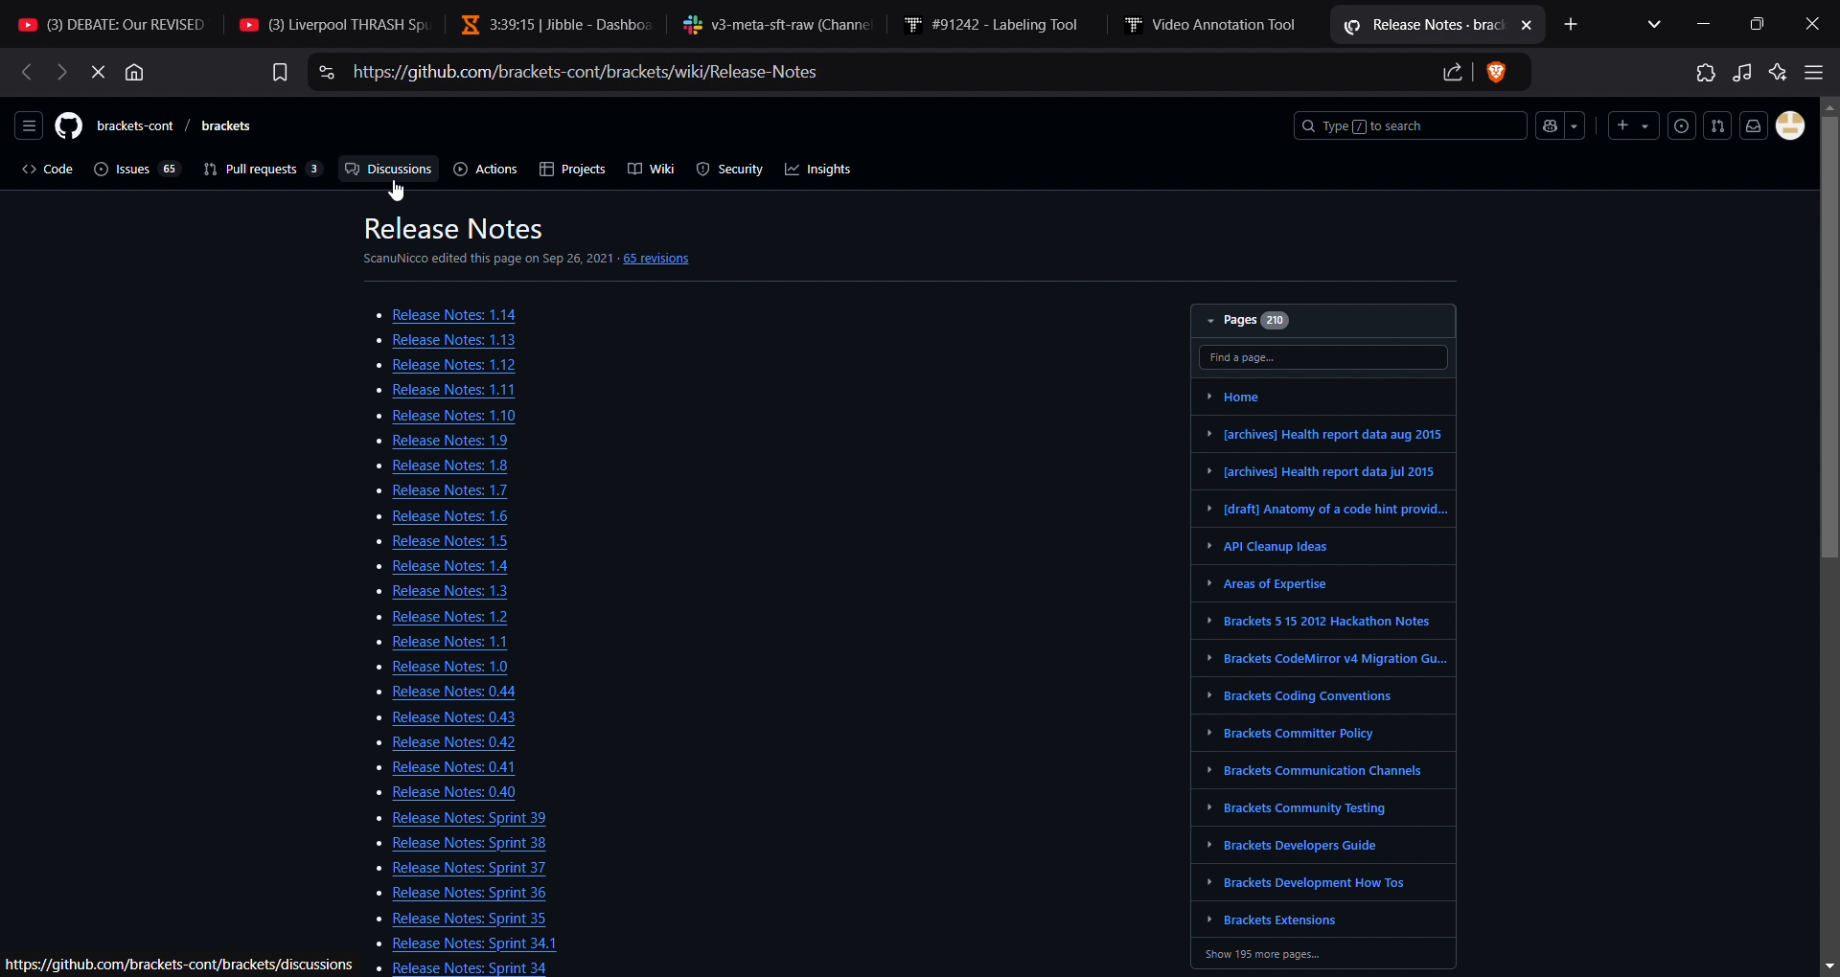  I want to click on o Release Notes: 1.8, so click(427, 465).